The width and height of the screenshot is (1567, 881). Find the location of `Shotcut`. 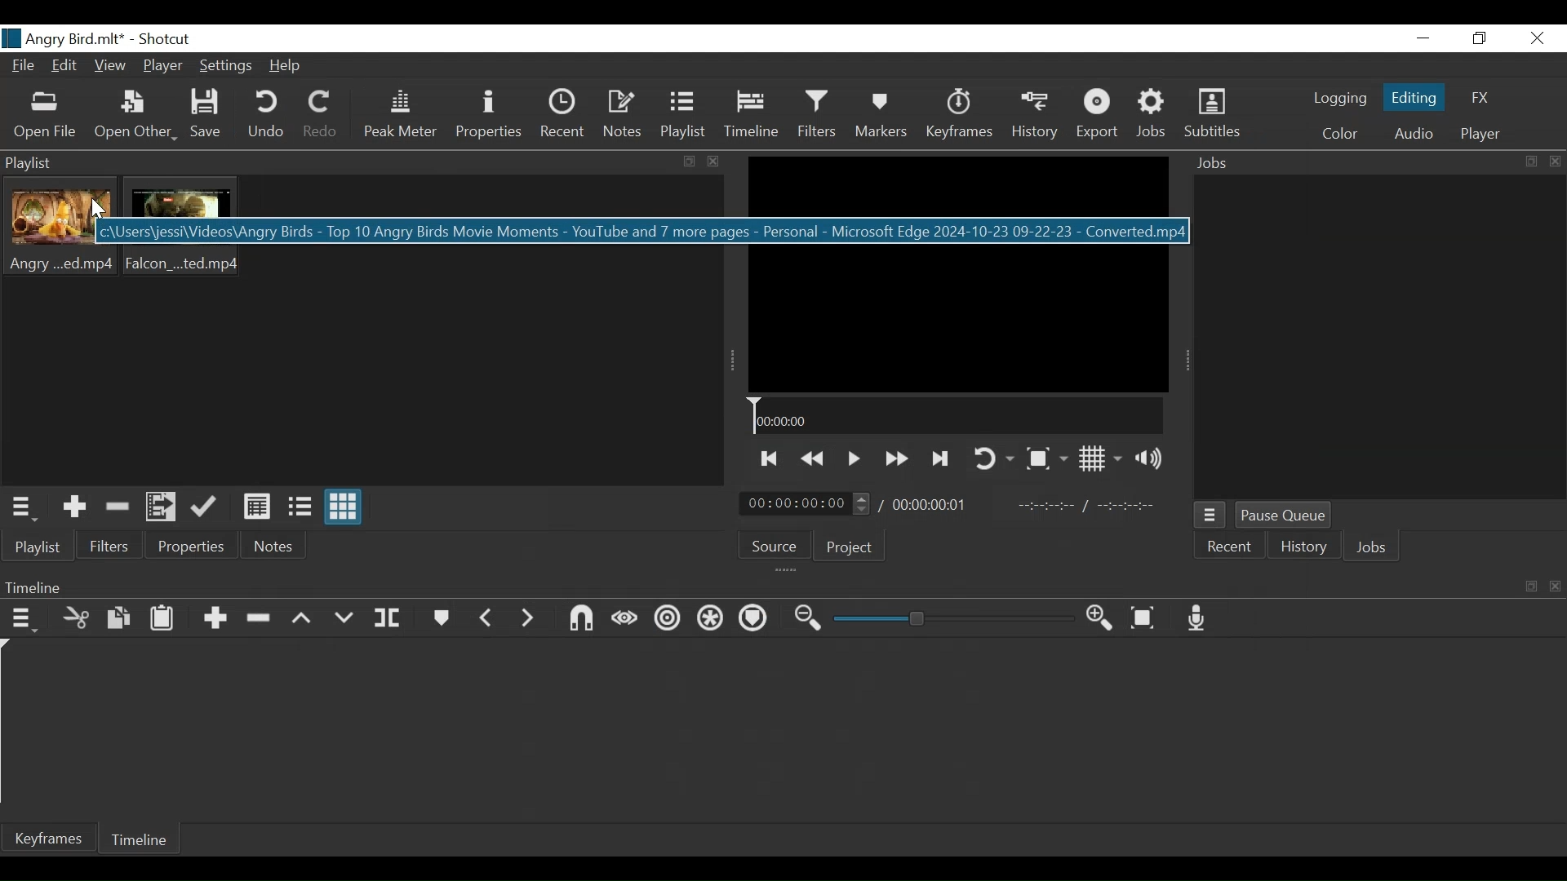

Shotcut is located at coordinates (163, 40).